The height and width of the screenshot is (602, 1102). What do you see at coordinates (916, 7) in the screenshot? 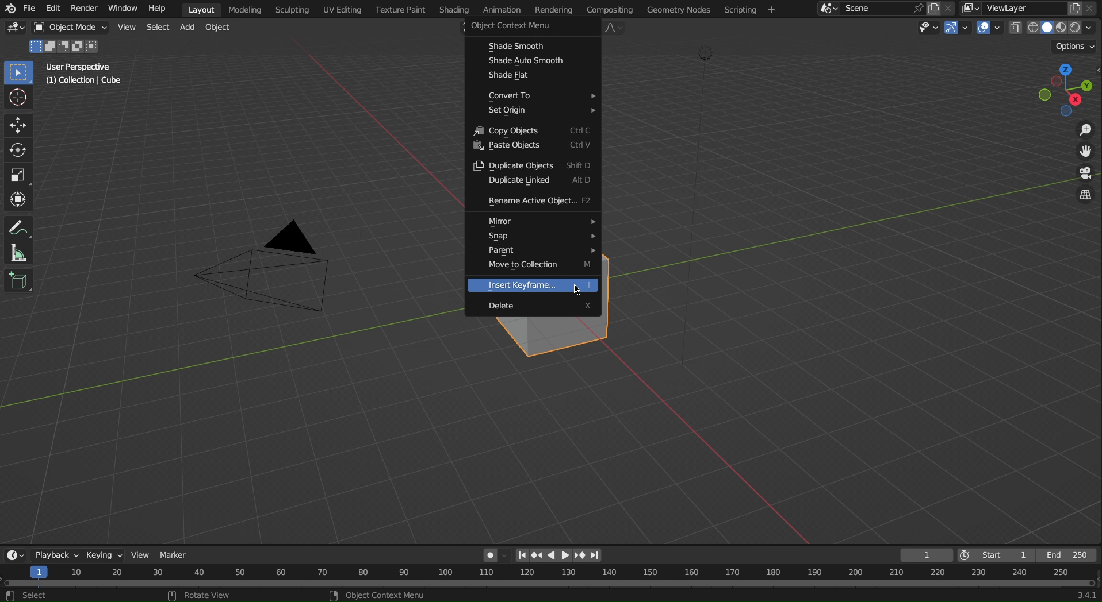
I see `pin` at bounding box center [916, 7].